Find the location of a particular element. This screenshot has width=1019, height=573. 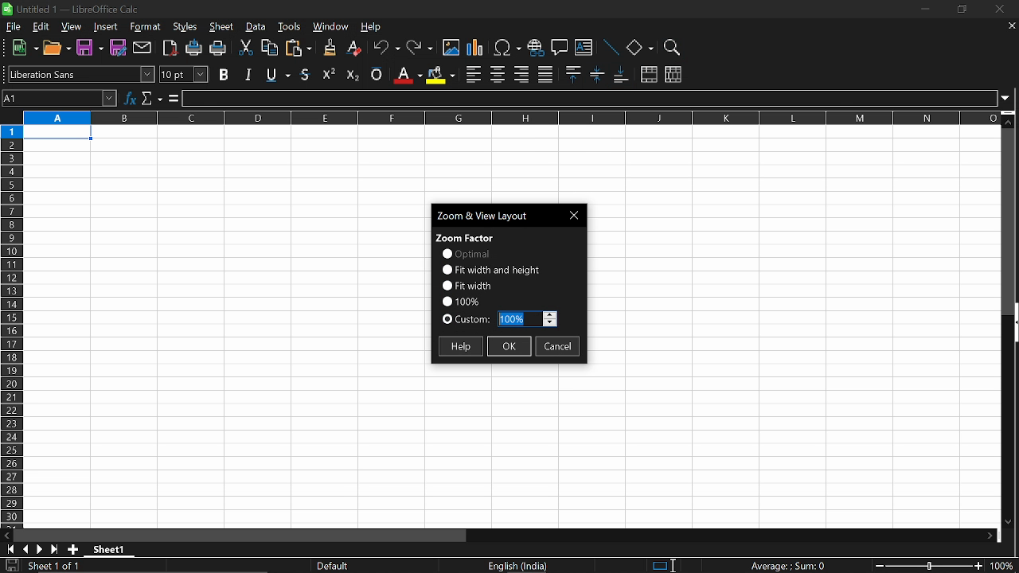

help is located at coordinates (373, 29).